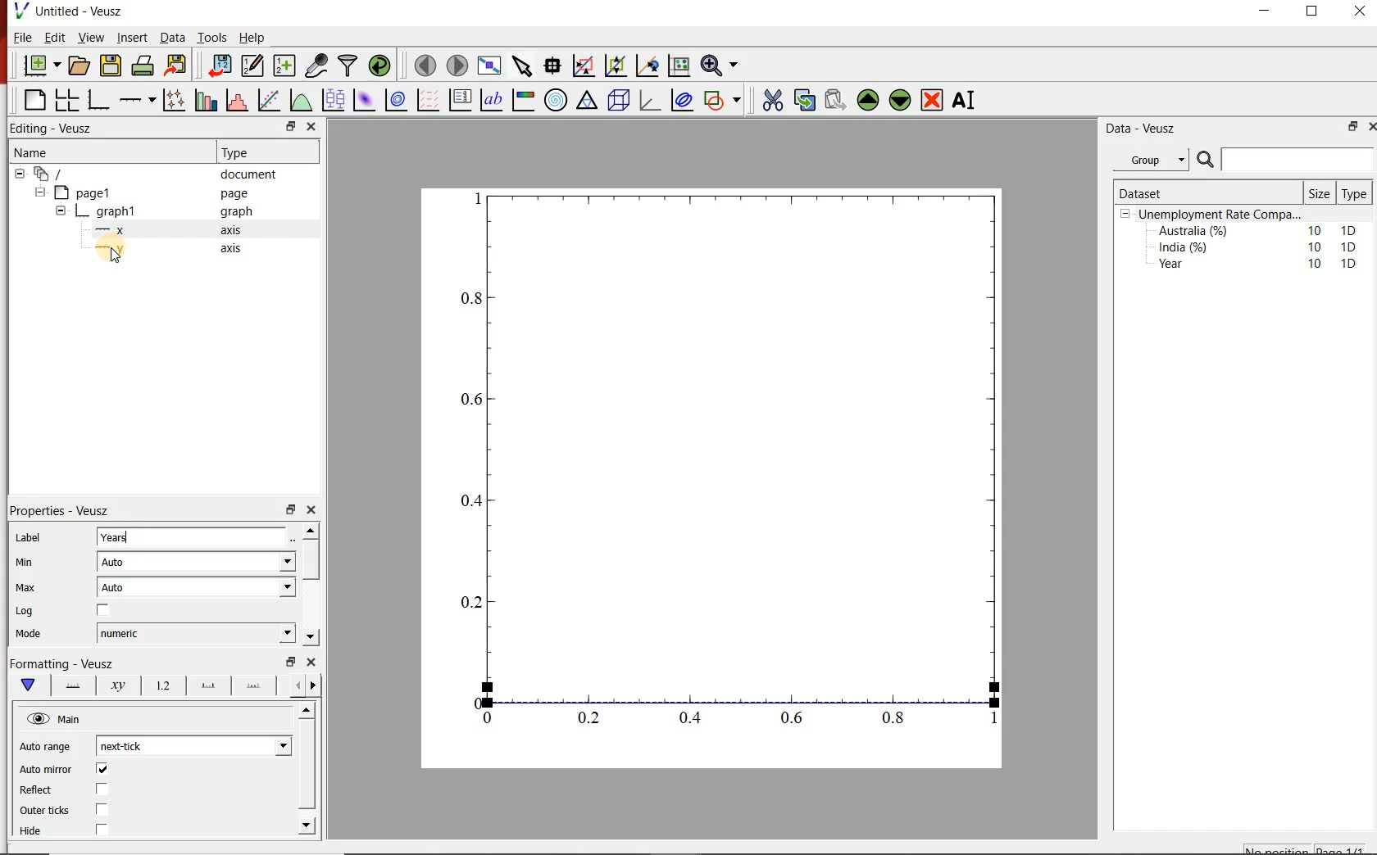 The image size is (1377, 855). What do you see at coordinates (1353, 194) in the screenshot?
I see `Type` at bounding box center [1353, 194].